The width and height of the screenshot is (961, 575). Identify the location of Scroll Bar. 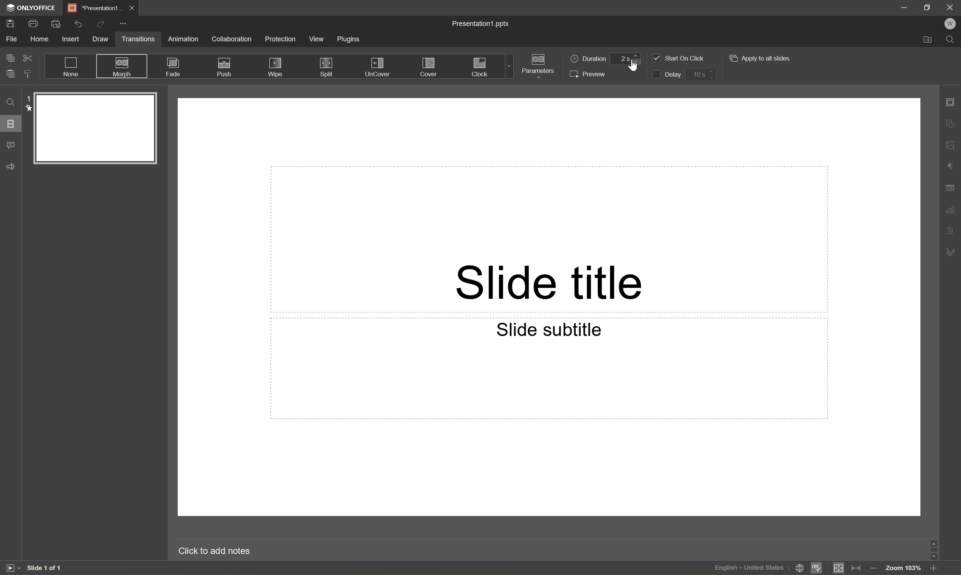
(932, 549).